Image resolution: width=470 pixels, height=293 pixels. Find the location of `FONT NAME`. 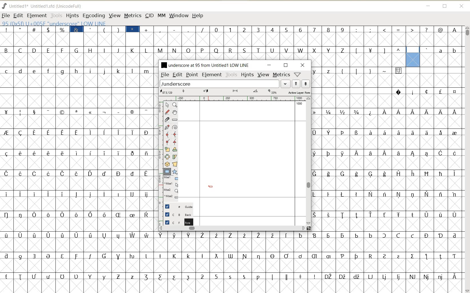

FONT NAME is located at coordinates (205, 65).